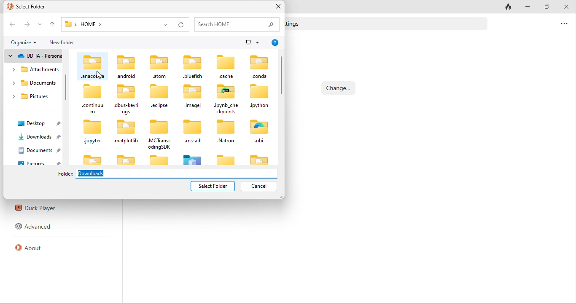  I want to click on desktop, so click(38, 123).